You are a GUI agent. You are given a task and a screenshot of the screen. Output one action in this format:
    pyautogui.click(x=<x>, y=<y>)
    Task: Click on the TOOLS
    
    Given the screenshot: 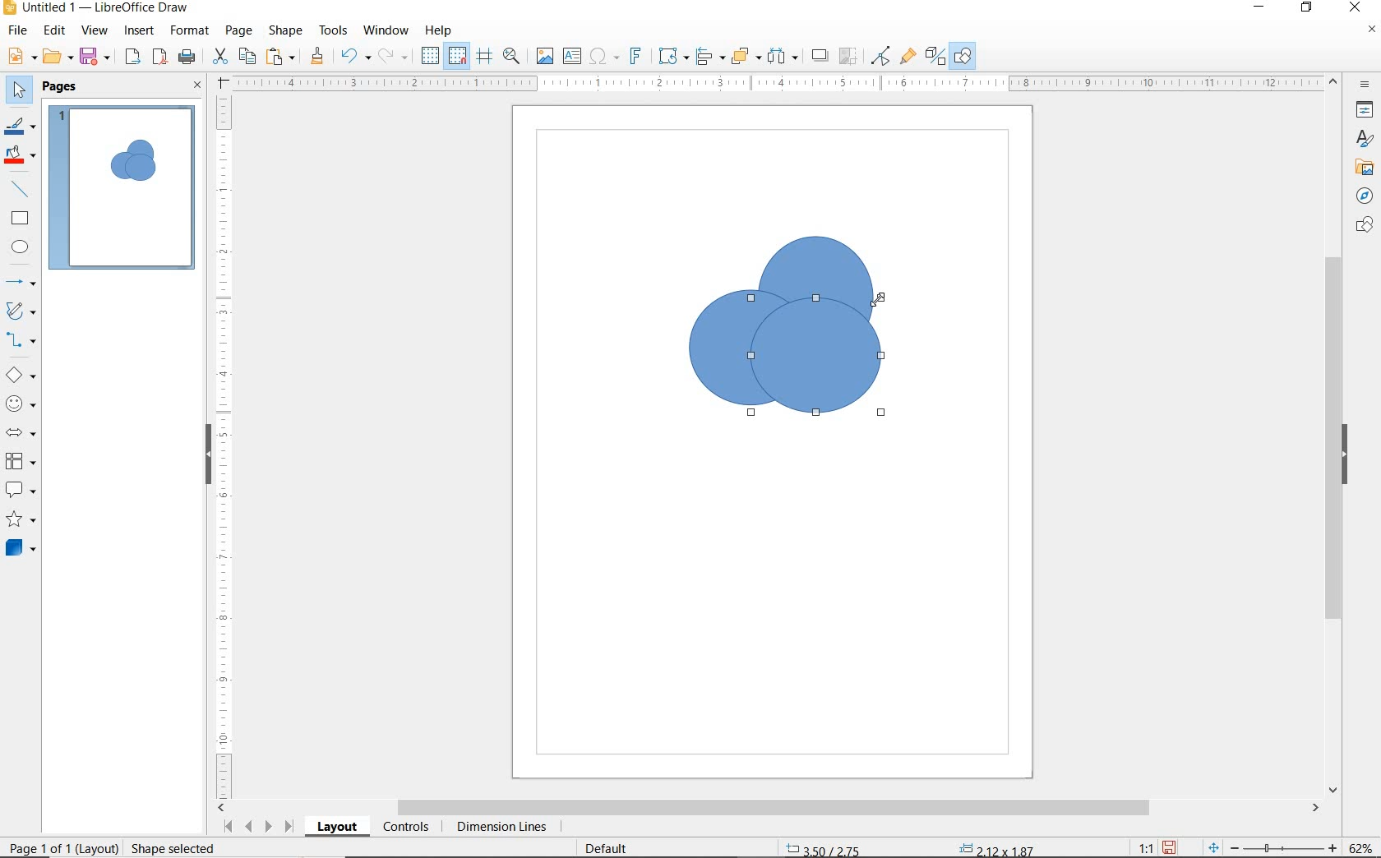 What is the action you would take?
    pyautogui.click(x=333, y=30)
    